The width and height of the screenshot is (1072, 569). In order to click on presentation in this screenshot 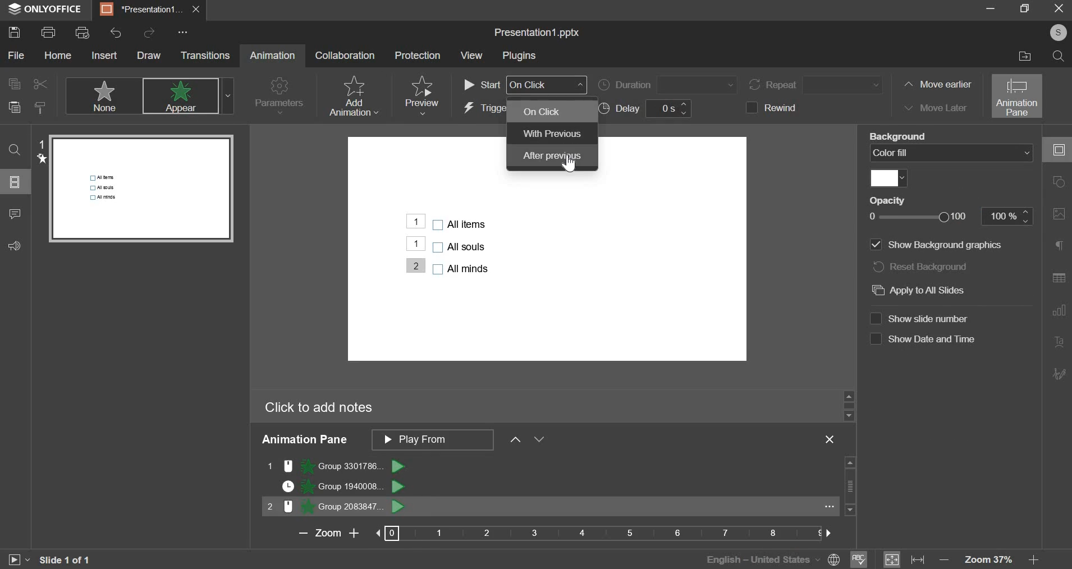, I will do `click(141, 10)`.